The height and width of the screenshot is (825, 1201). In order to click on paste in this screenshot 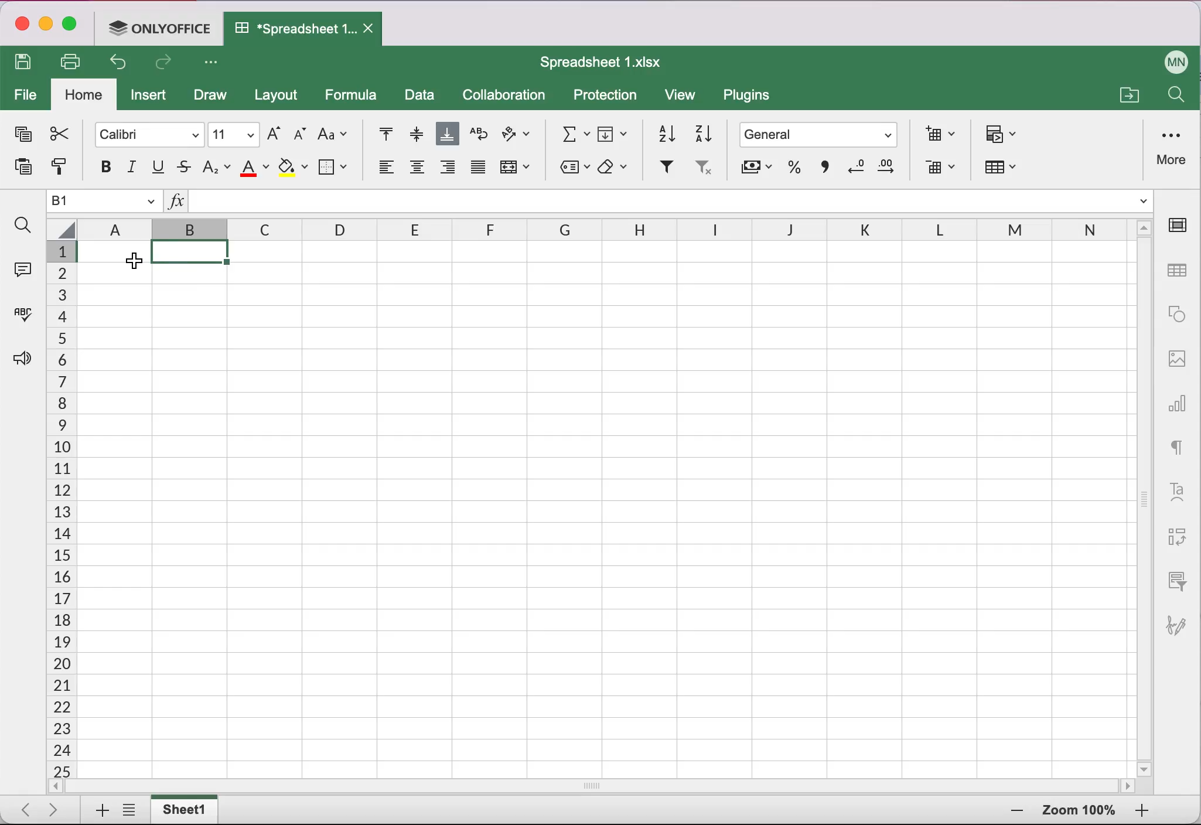, I will do `click(19, 171)`.